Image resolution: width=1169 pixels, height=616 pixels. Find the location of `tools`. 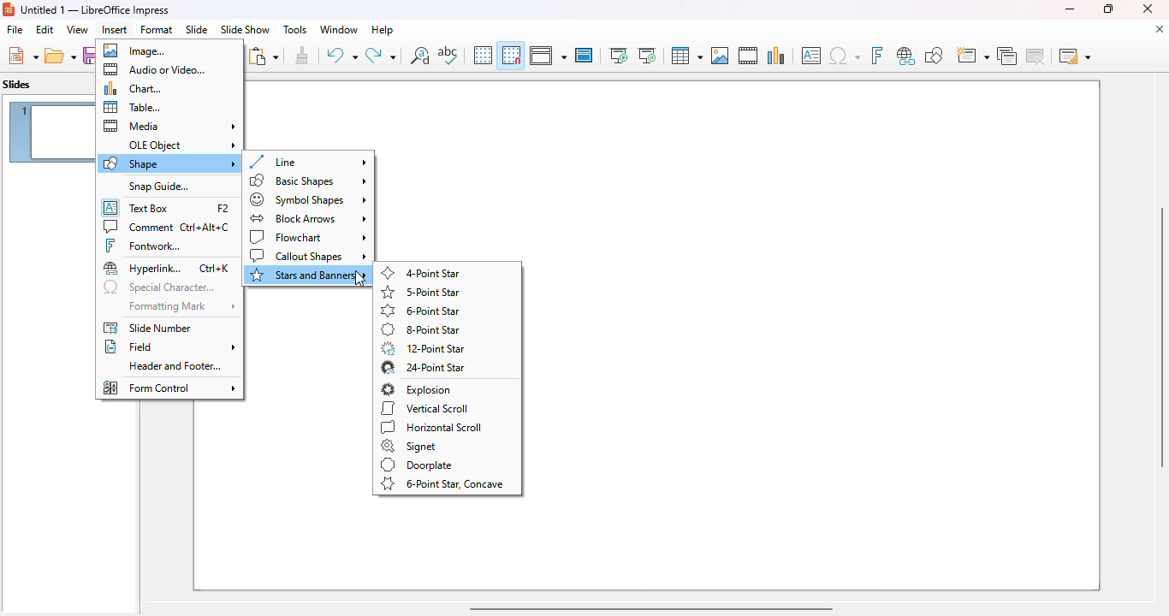

tools is located at coordinates (294, 29).